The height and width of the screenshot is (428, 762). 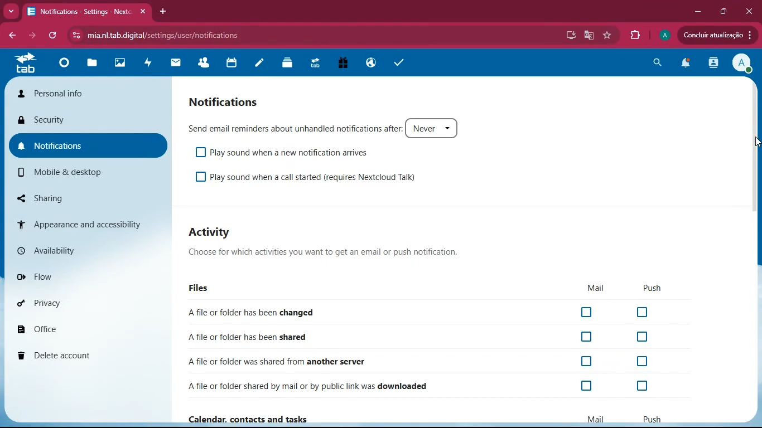 I want to click on Calendar, contacts and tasks, so click(x=423, y=418).